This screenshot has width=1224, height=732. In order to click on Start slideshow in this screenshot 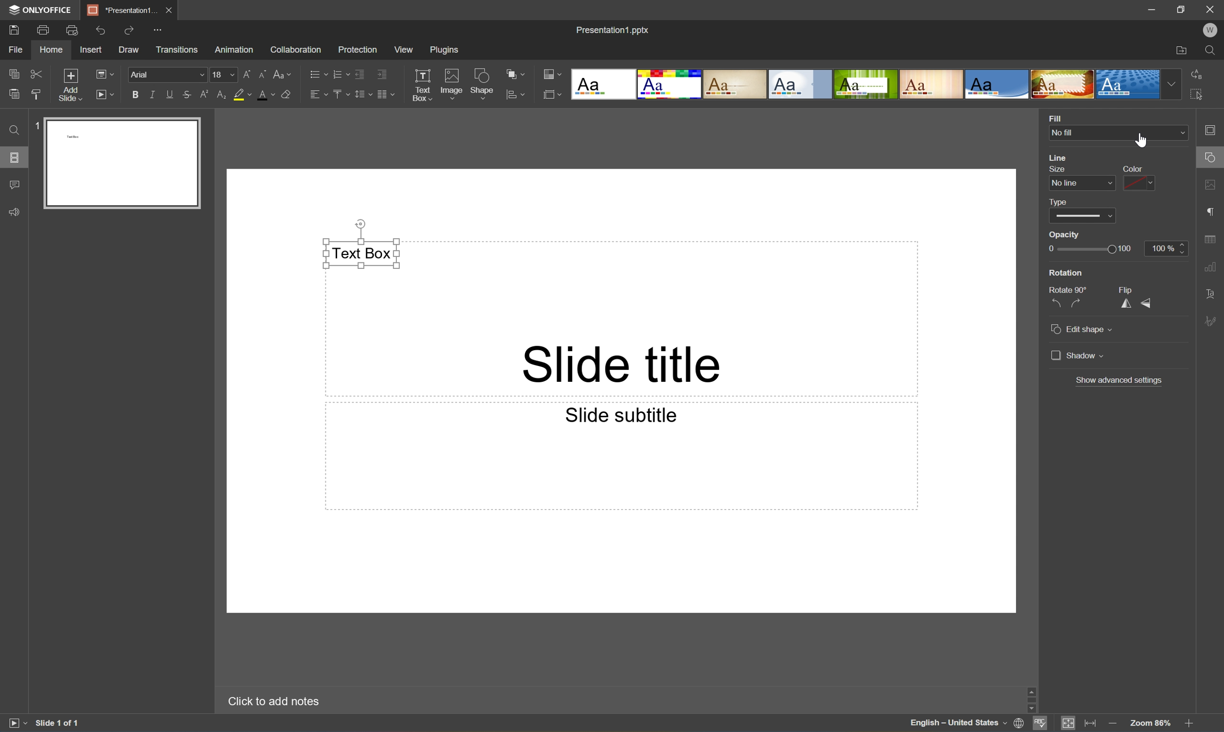, I will do `click(14, 723)`.